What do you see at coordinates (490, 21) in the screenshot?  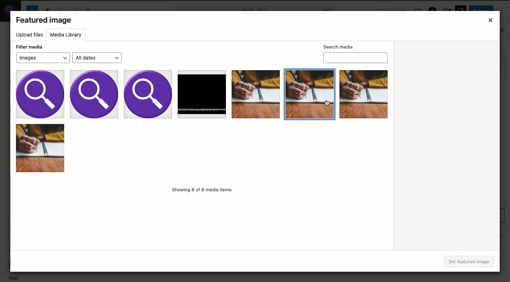 I see `Close` at bounding box center [490, 21].